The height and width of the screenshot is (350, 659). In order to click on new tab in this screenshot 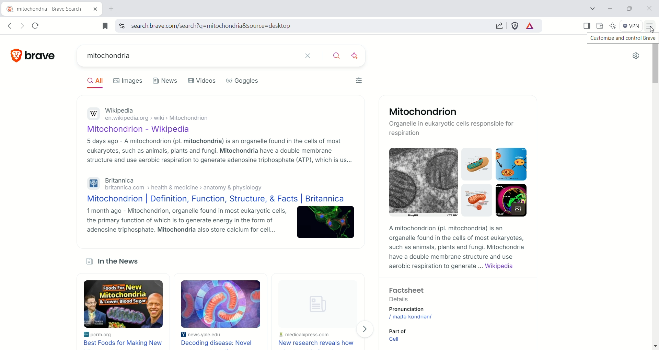, I will do `click(115, 9)`.